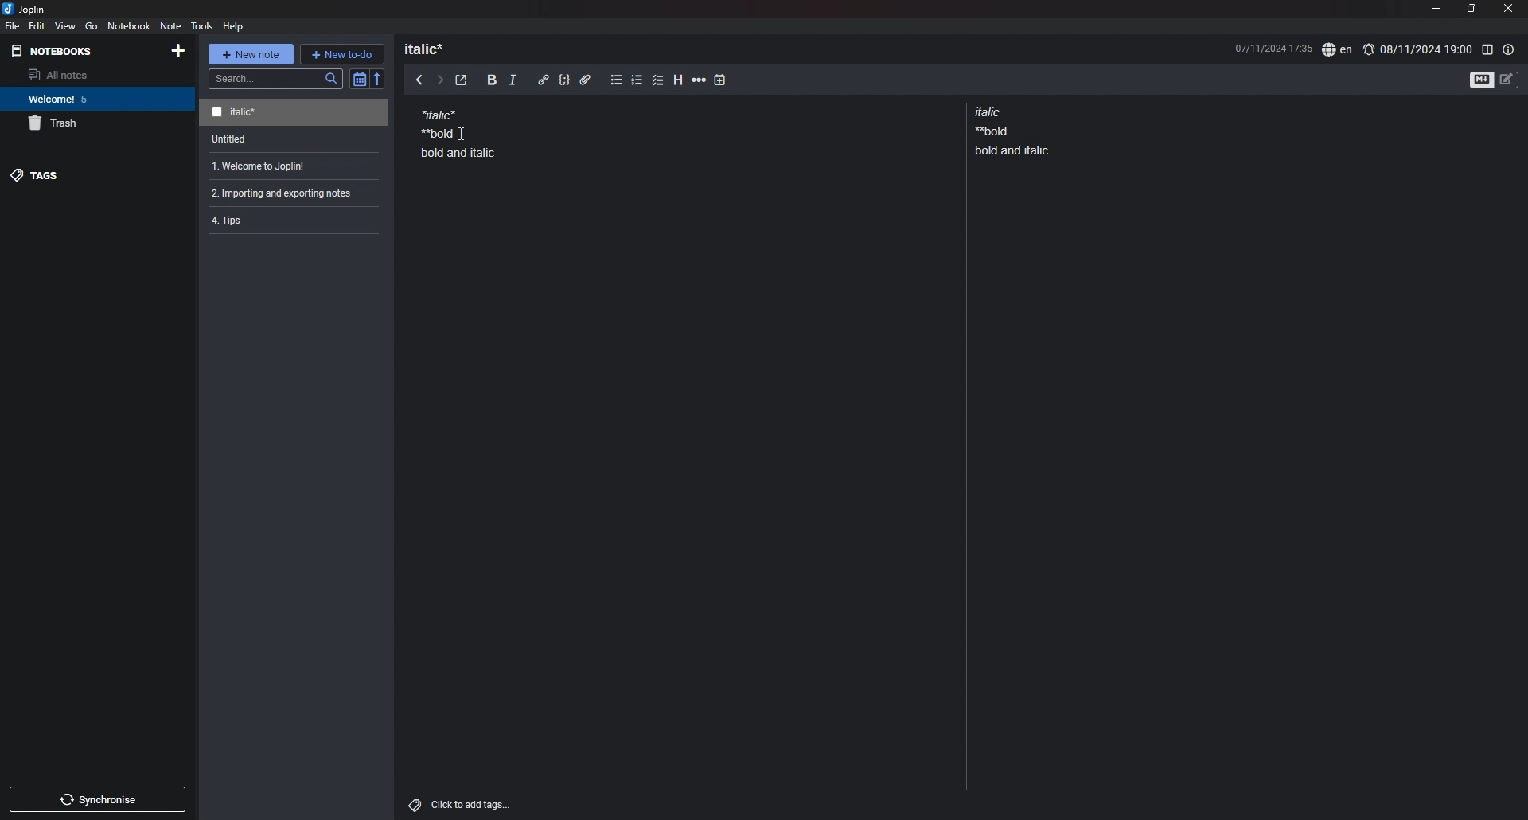 The width and height of the screenshot is (1528, 820). What do you see at coordinates (99, 799) in the screenshot?
I see `sync` at bounding box center [99, 799].